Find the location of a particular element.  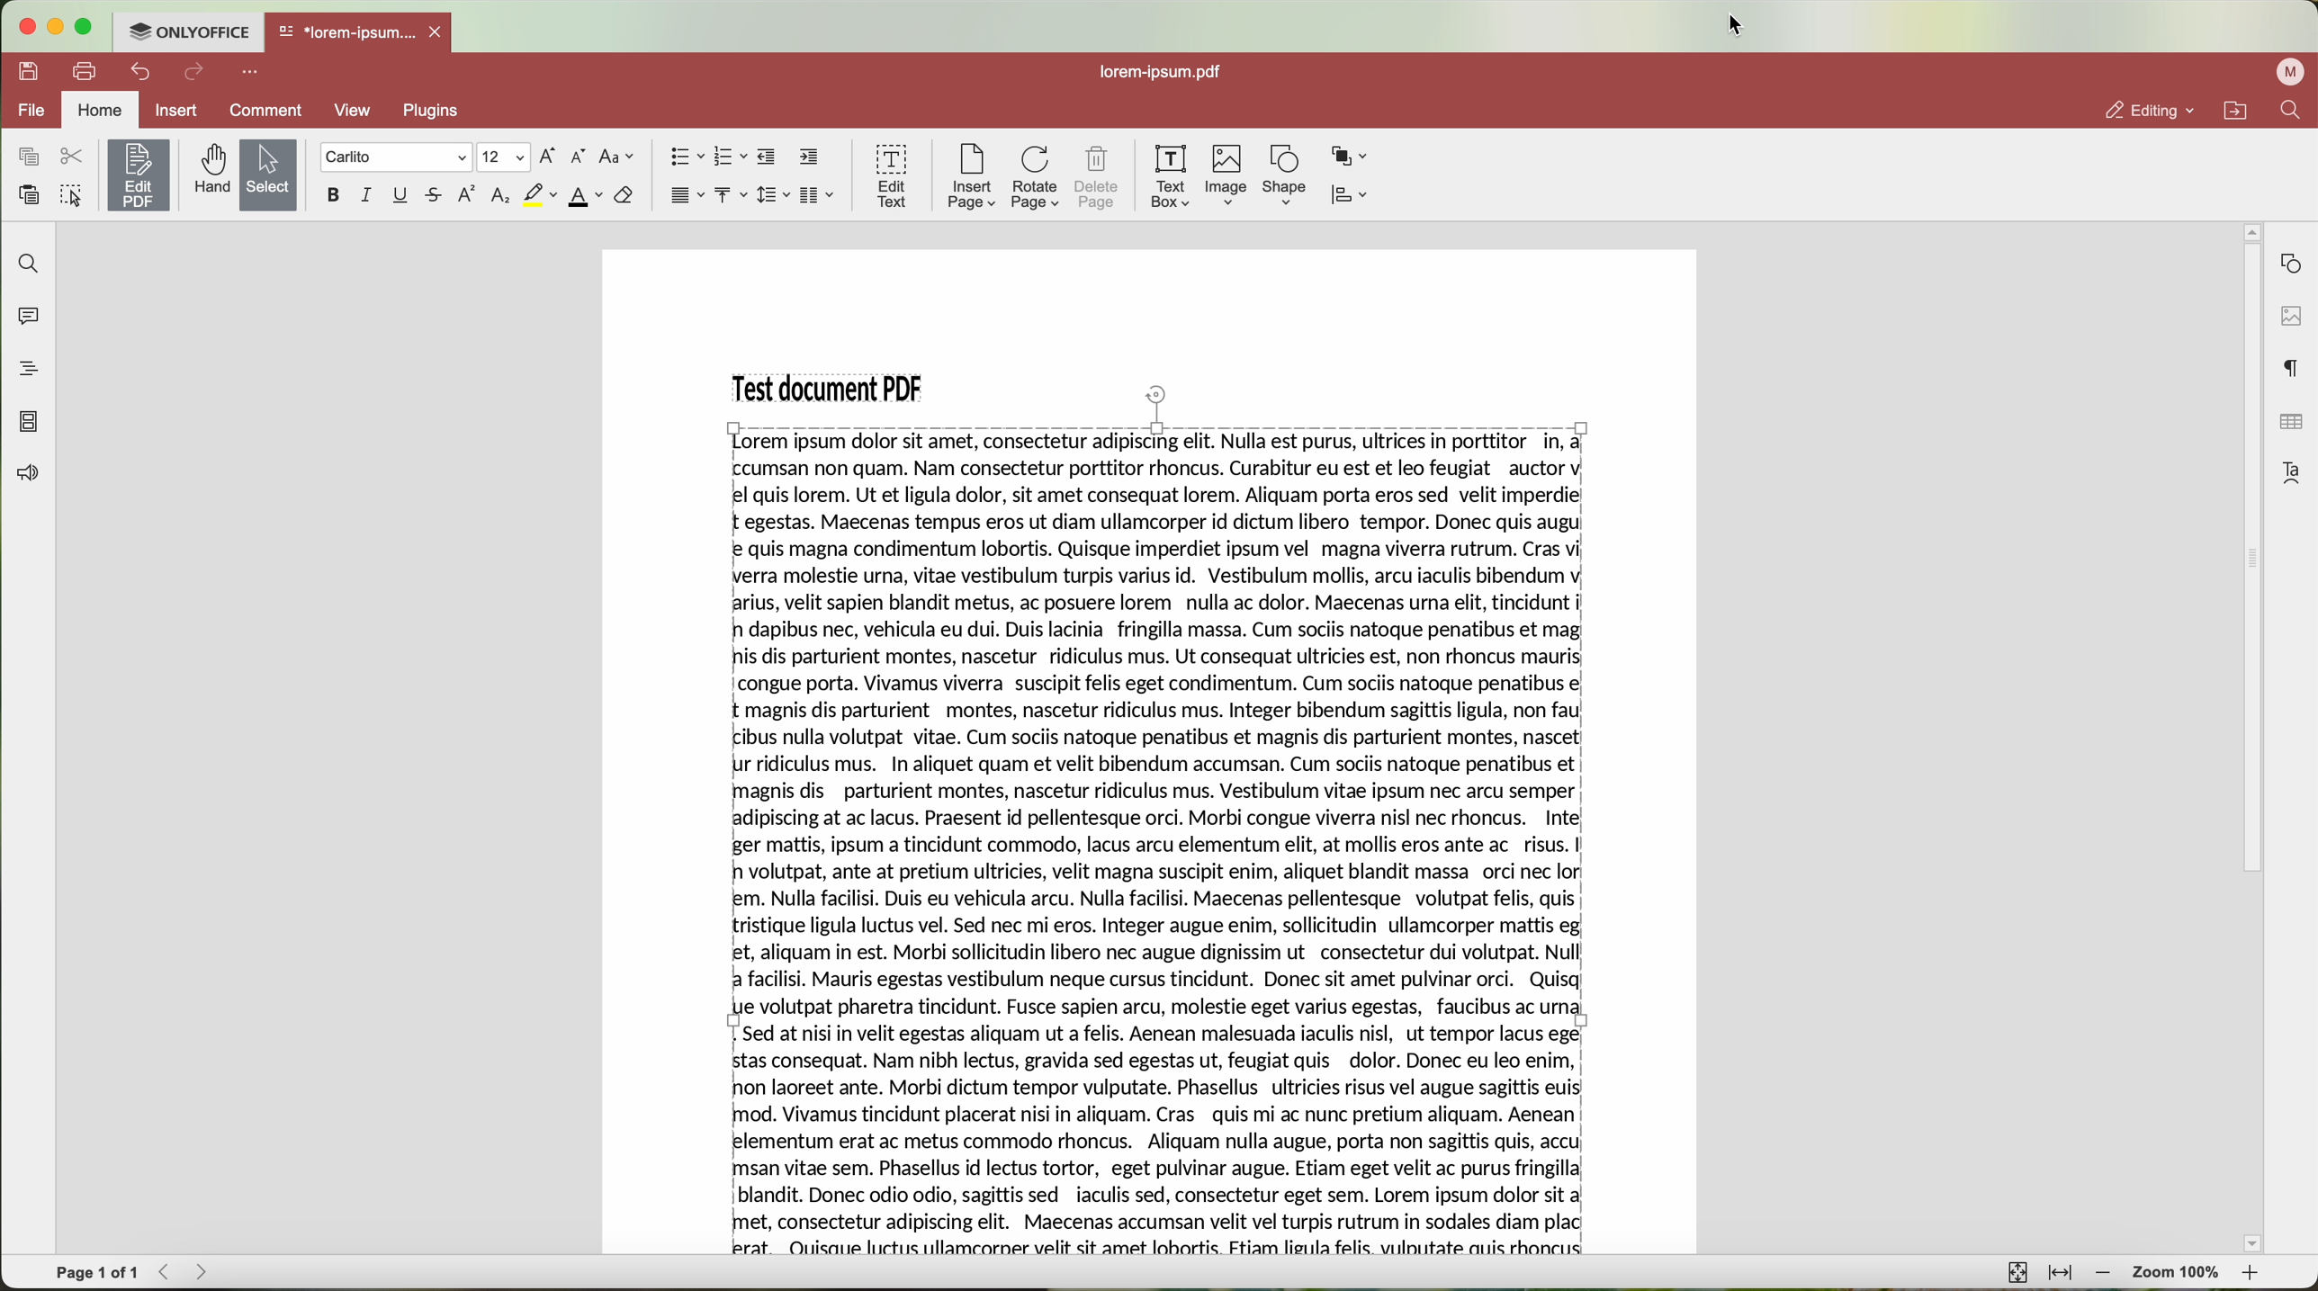

text box is located at coordinates (1171, 178).